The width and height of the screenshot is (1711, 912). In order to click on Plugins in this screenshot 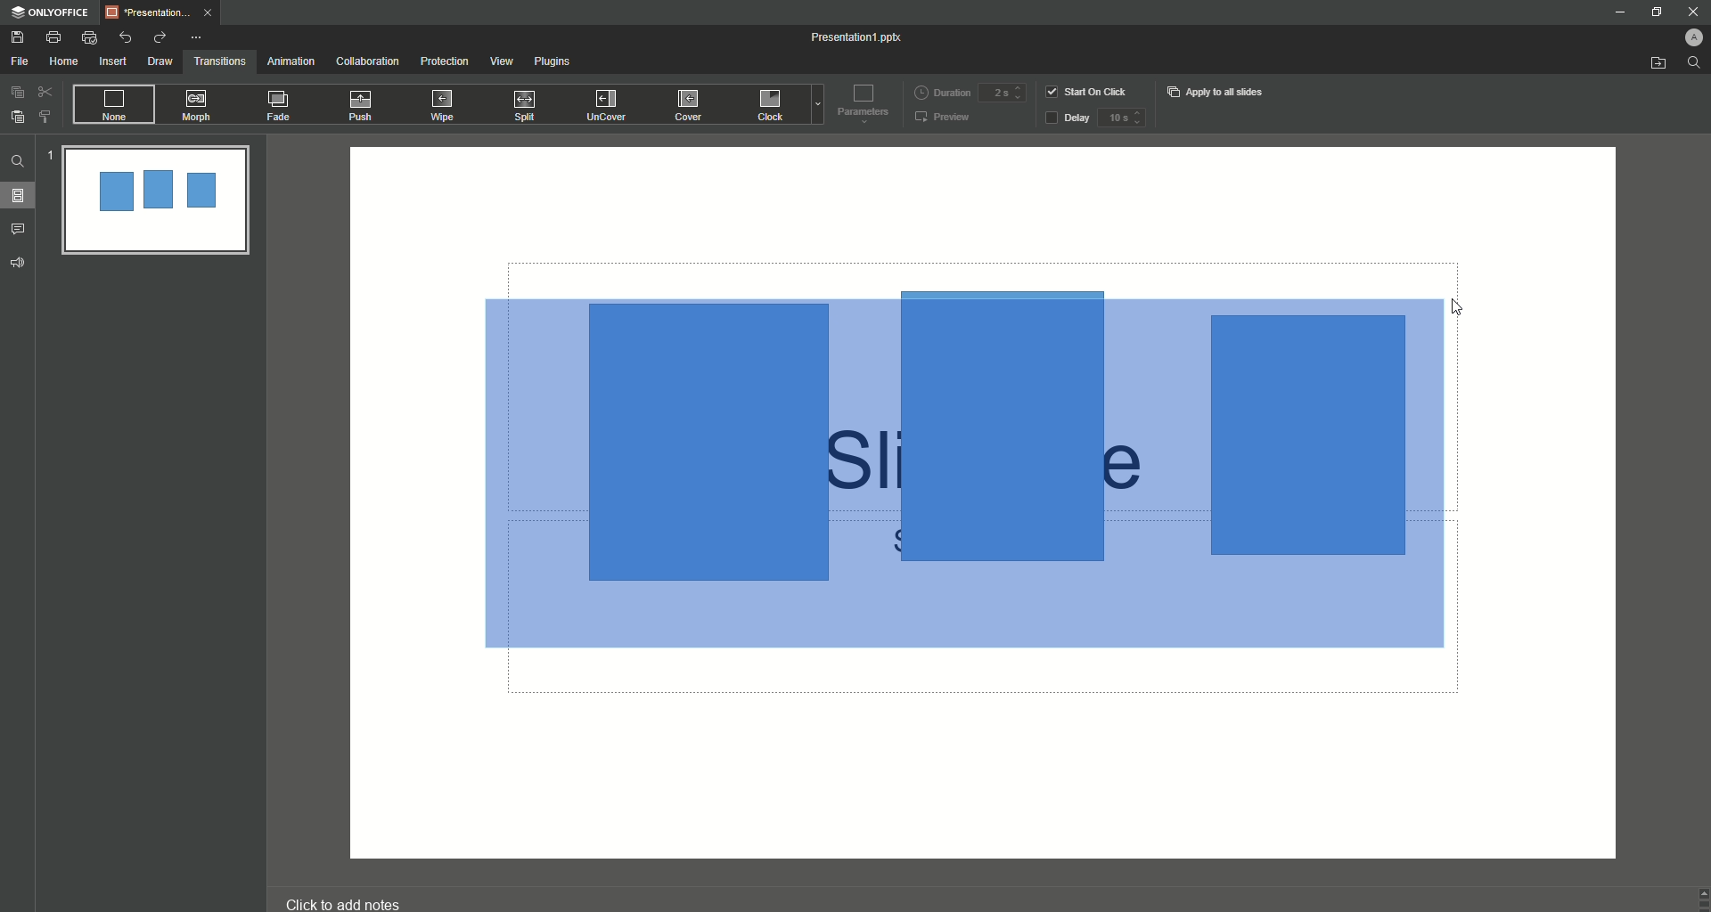, I will do `click(556, 64)`.